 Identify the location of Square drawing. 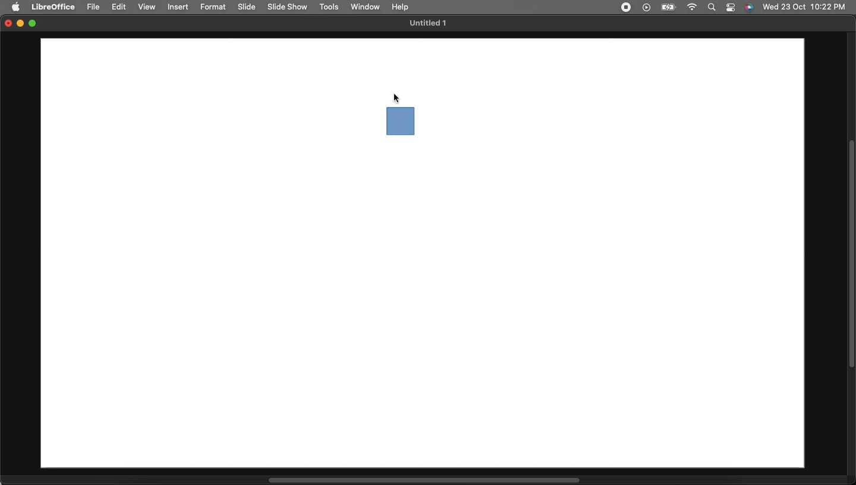
(404, 118).